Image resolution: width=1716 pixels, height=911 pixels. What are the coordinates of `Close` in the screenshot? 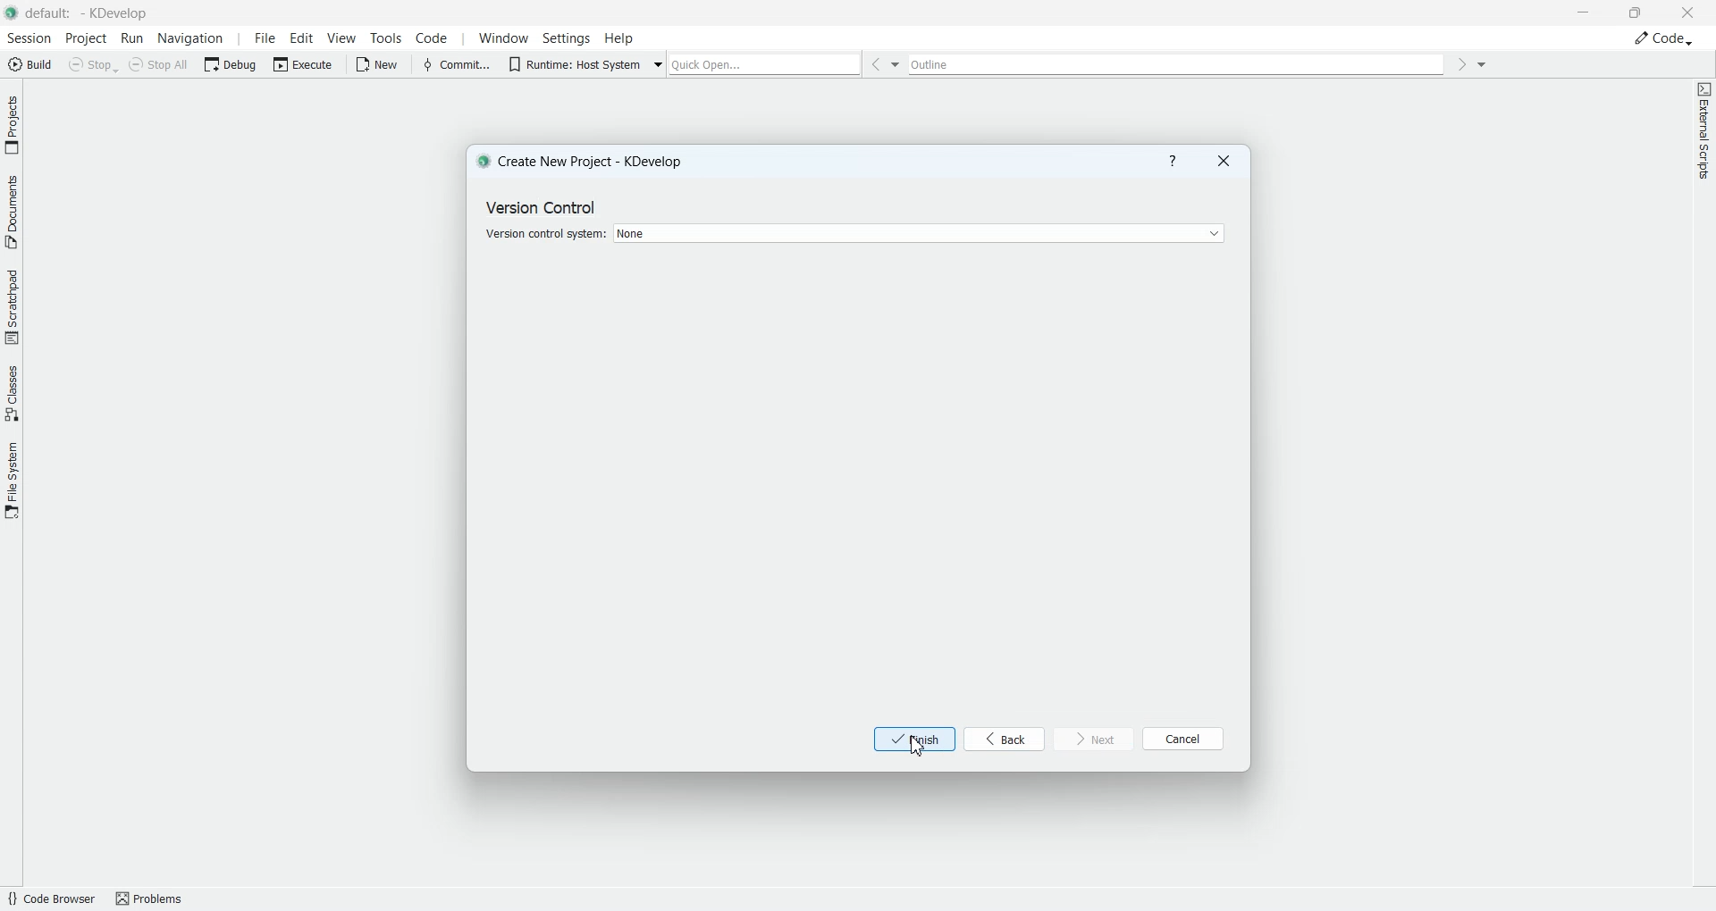 It's located at (1224, 162).